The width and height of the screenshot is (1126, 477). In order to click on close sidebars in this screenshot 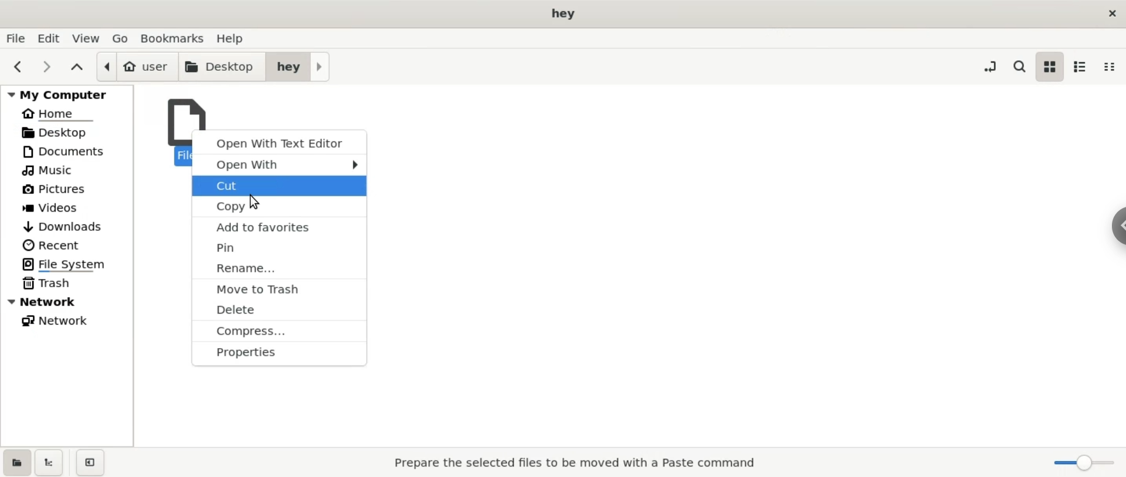, I will do `click(90, 463)`.